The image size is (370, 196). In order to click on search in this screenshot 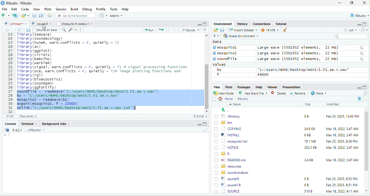, I will do `click(64, 29)`.